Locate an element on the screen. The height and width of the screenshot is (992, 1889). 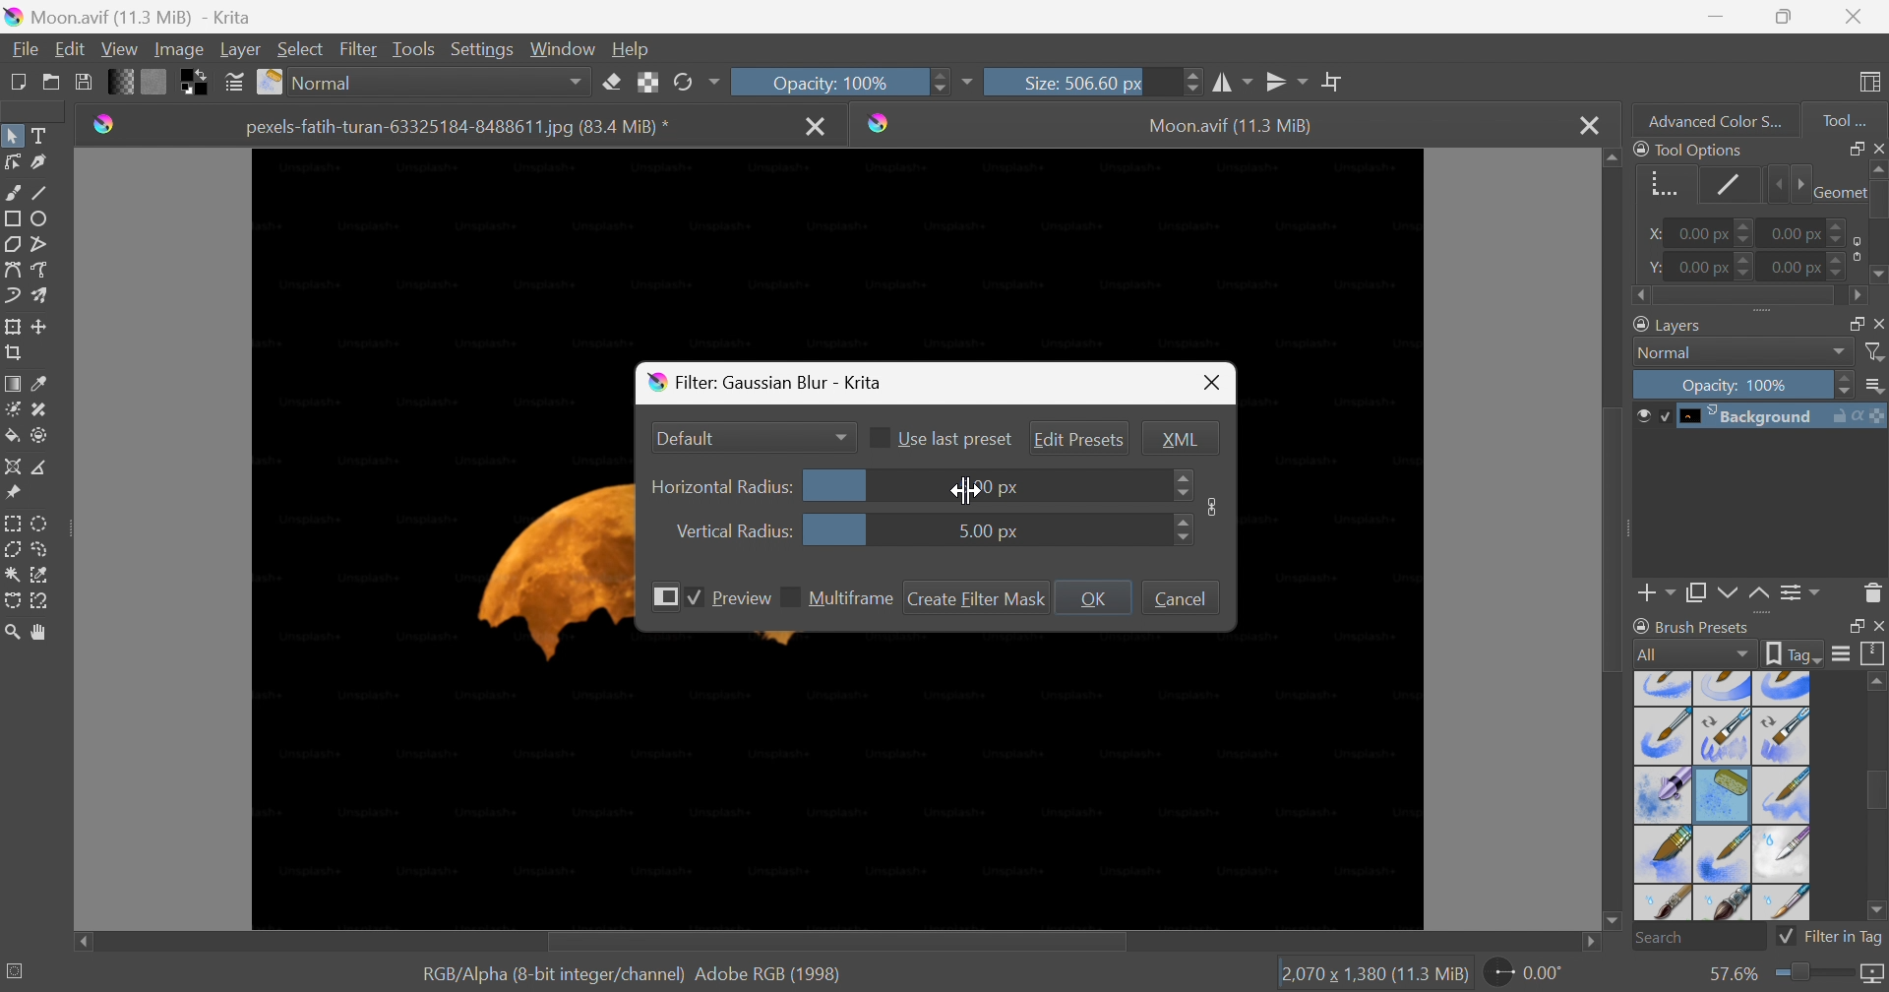
Adobe RGB (1998) is located at coordinates (766, 973).